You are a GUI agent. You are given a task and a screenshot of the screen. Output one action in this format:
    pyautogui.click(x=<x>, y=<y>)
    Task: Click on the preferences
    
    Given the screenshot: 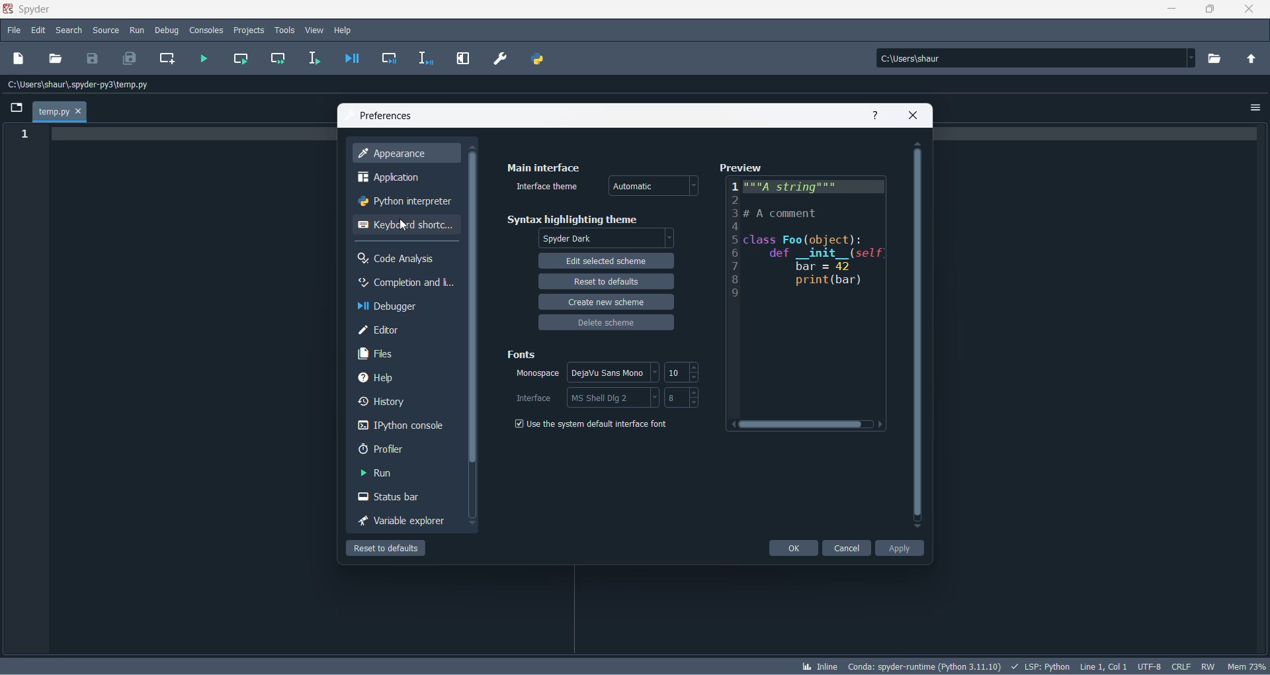 What is the action you would take?
    pyautogui.click(x=386, y=115)
    